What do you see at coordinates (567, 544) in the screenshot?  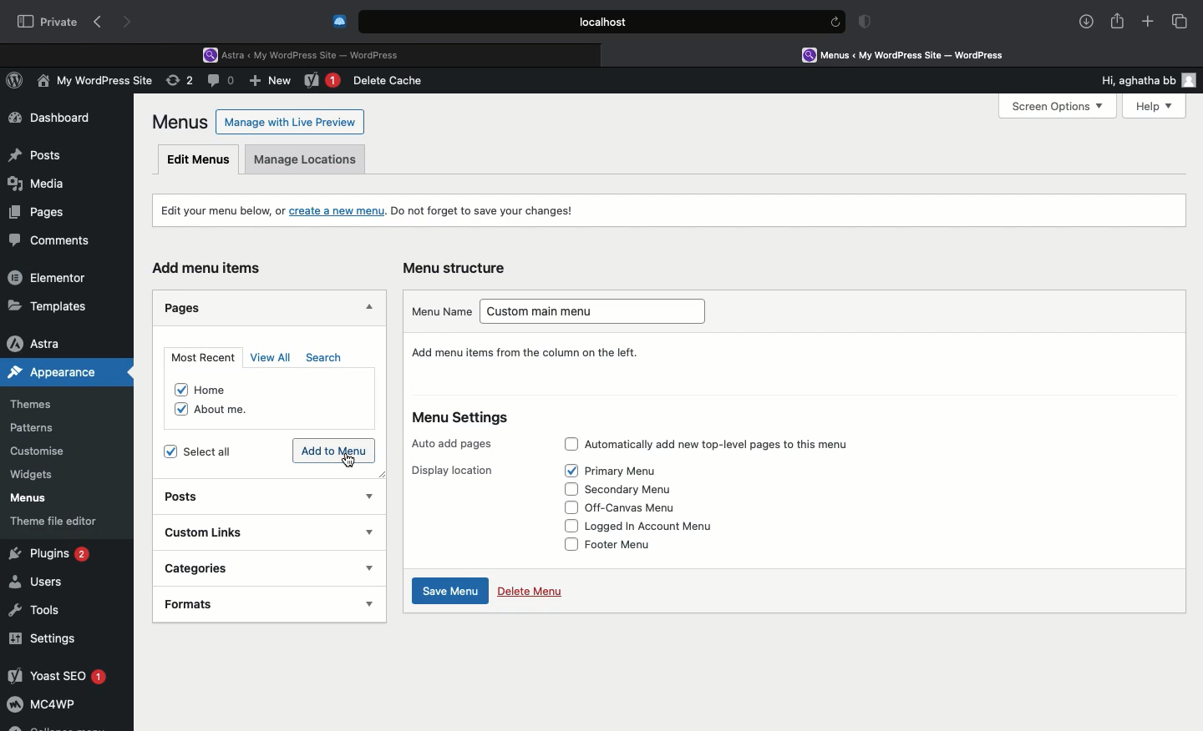 I see `Check box` at bounding box center [567, 544].